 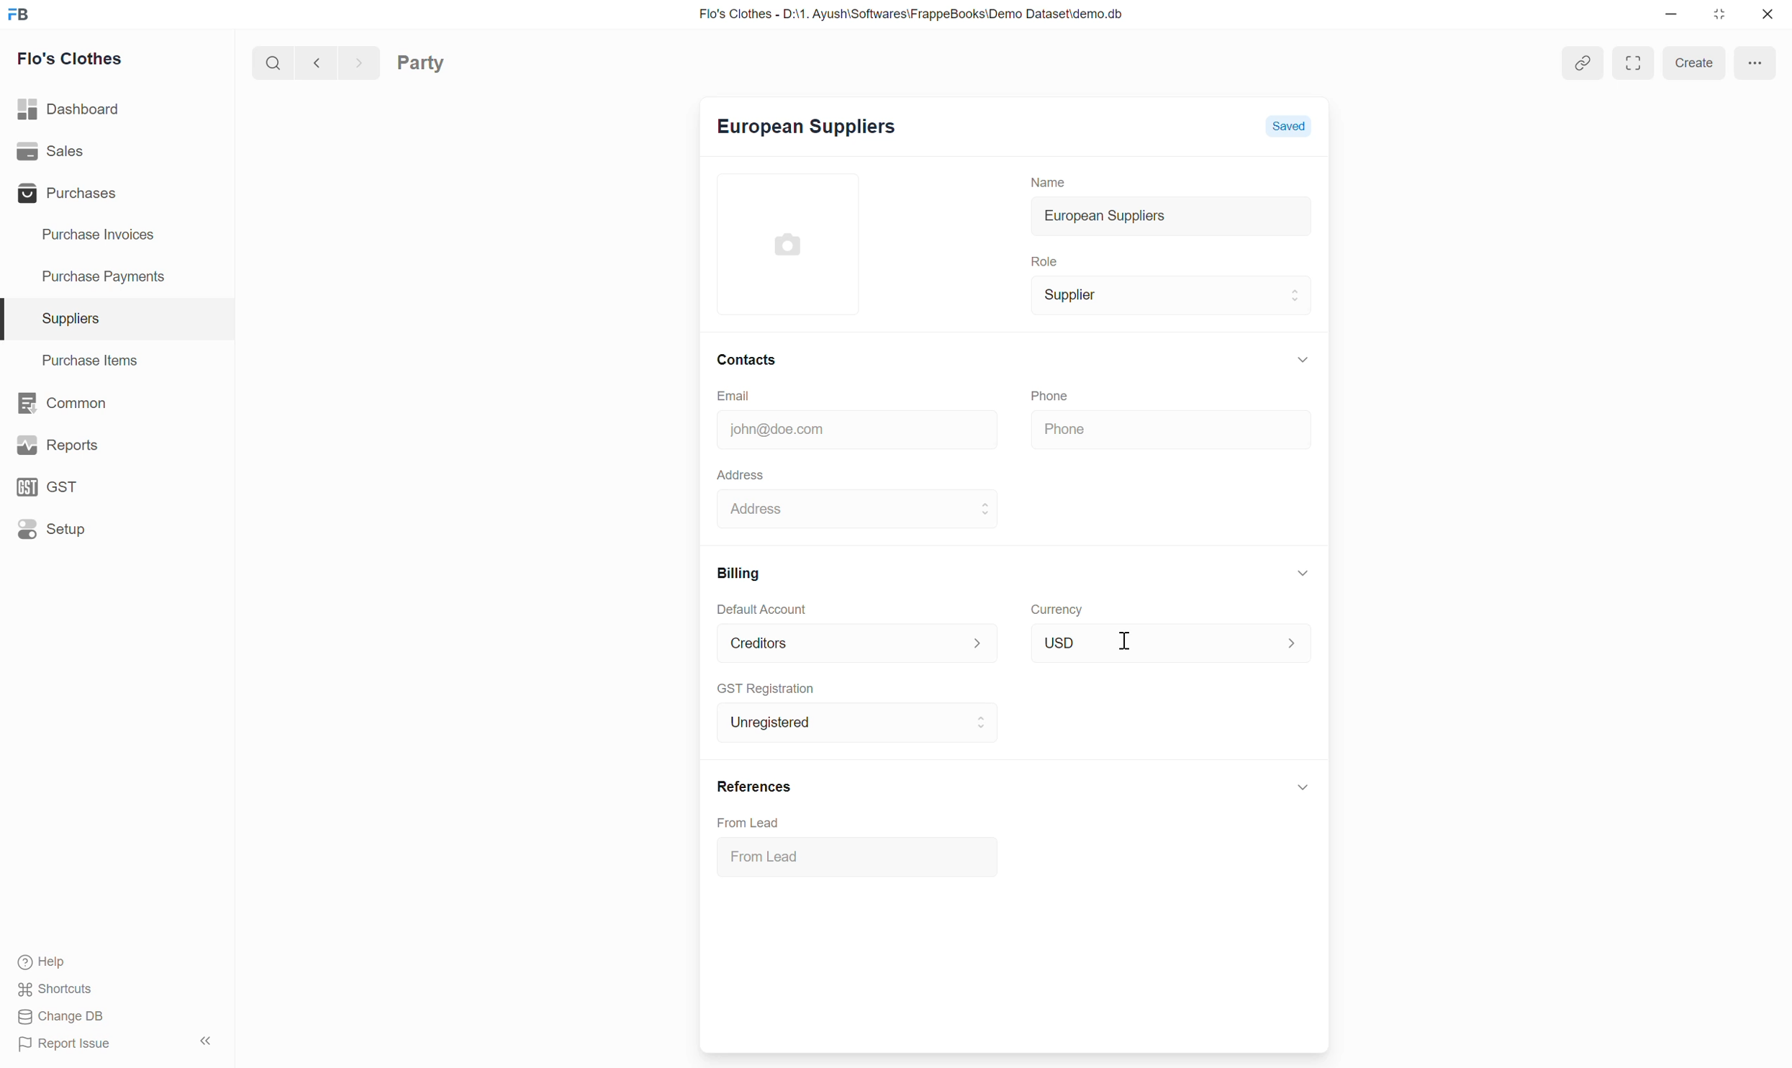 I want to click on Flo's Clothes - D:\1. Ayush\Softwares\FrappeBooks\Demo Dataset\demo.db, so click(x=895, y=12).